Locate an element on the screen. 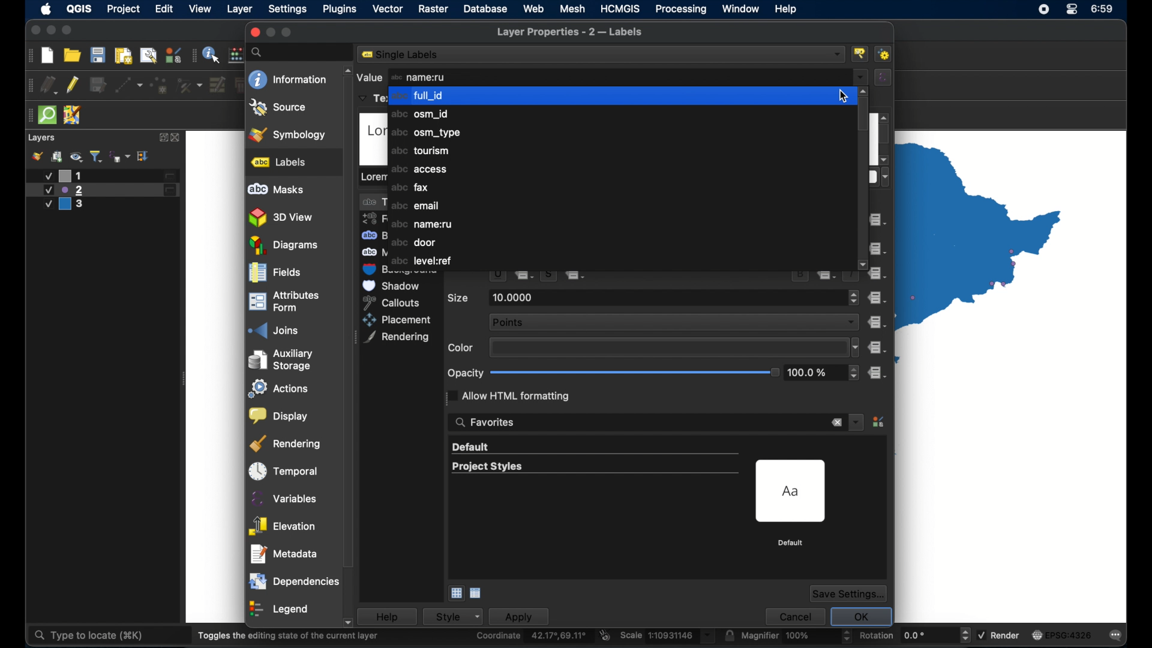 The image size is (1152, 648). project is located at coordinates (122, 9).